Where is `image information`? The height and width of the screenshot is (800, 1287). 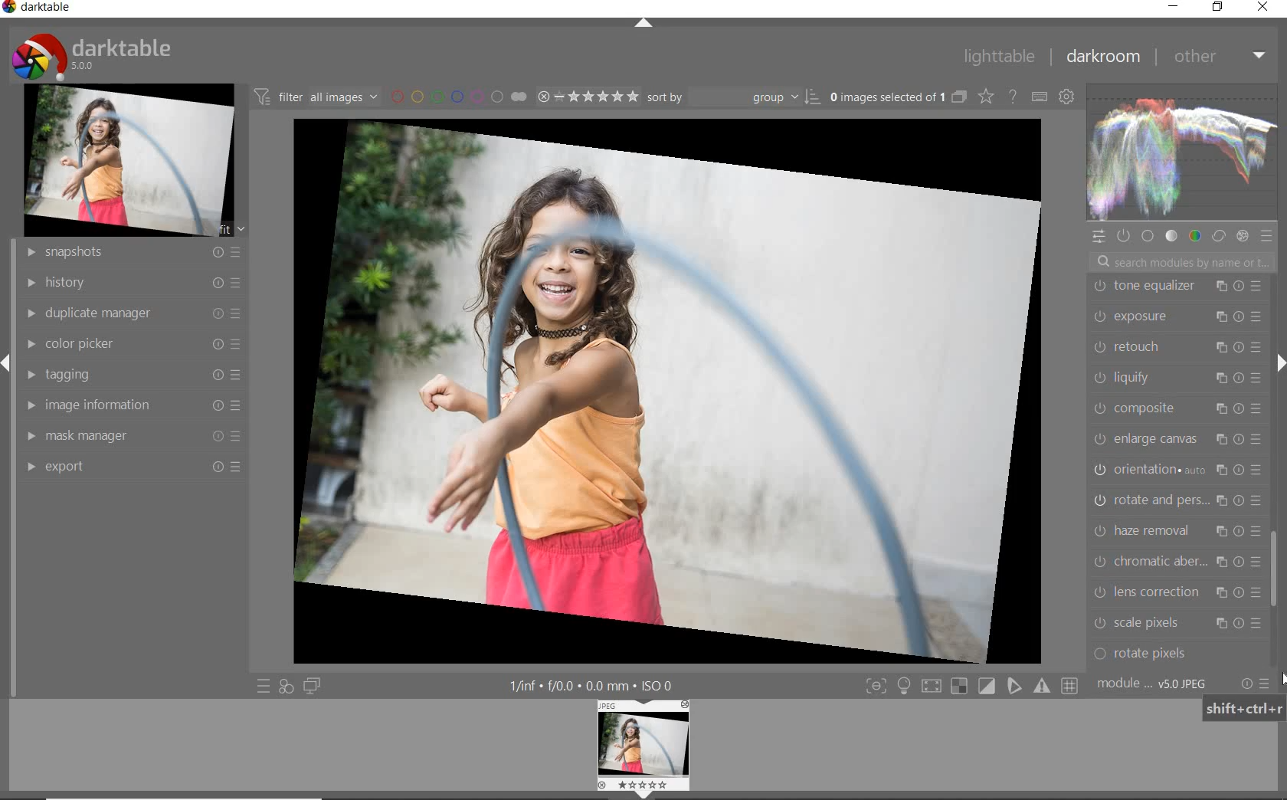 image information is located at coordinates (132, 407).